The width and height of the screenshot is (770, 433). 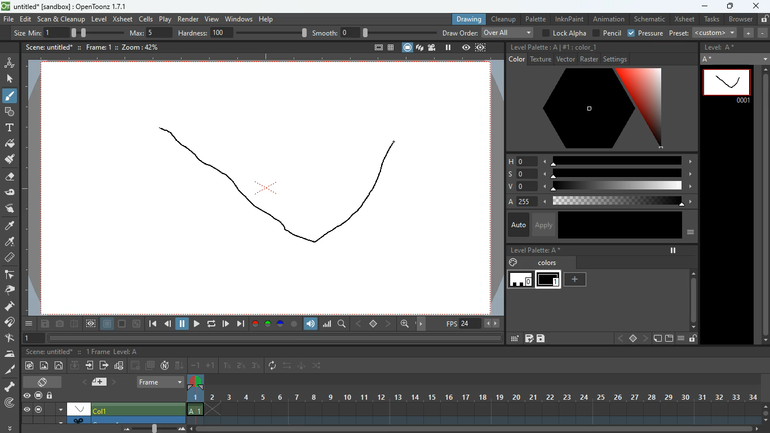 I want to click on paint, so click(x=28, y=366).